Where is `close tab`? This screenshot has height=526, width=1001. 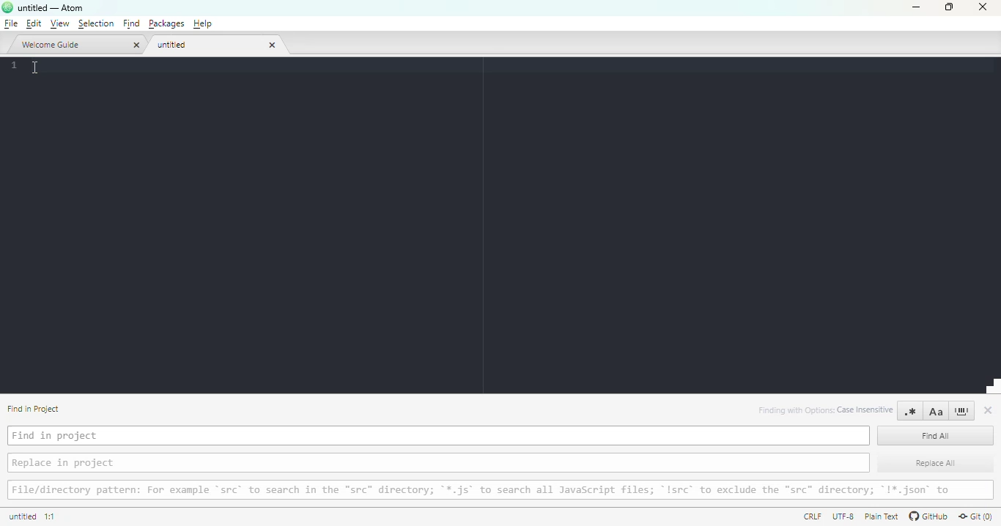 close tab is located at coordinates (135, 45).